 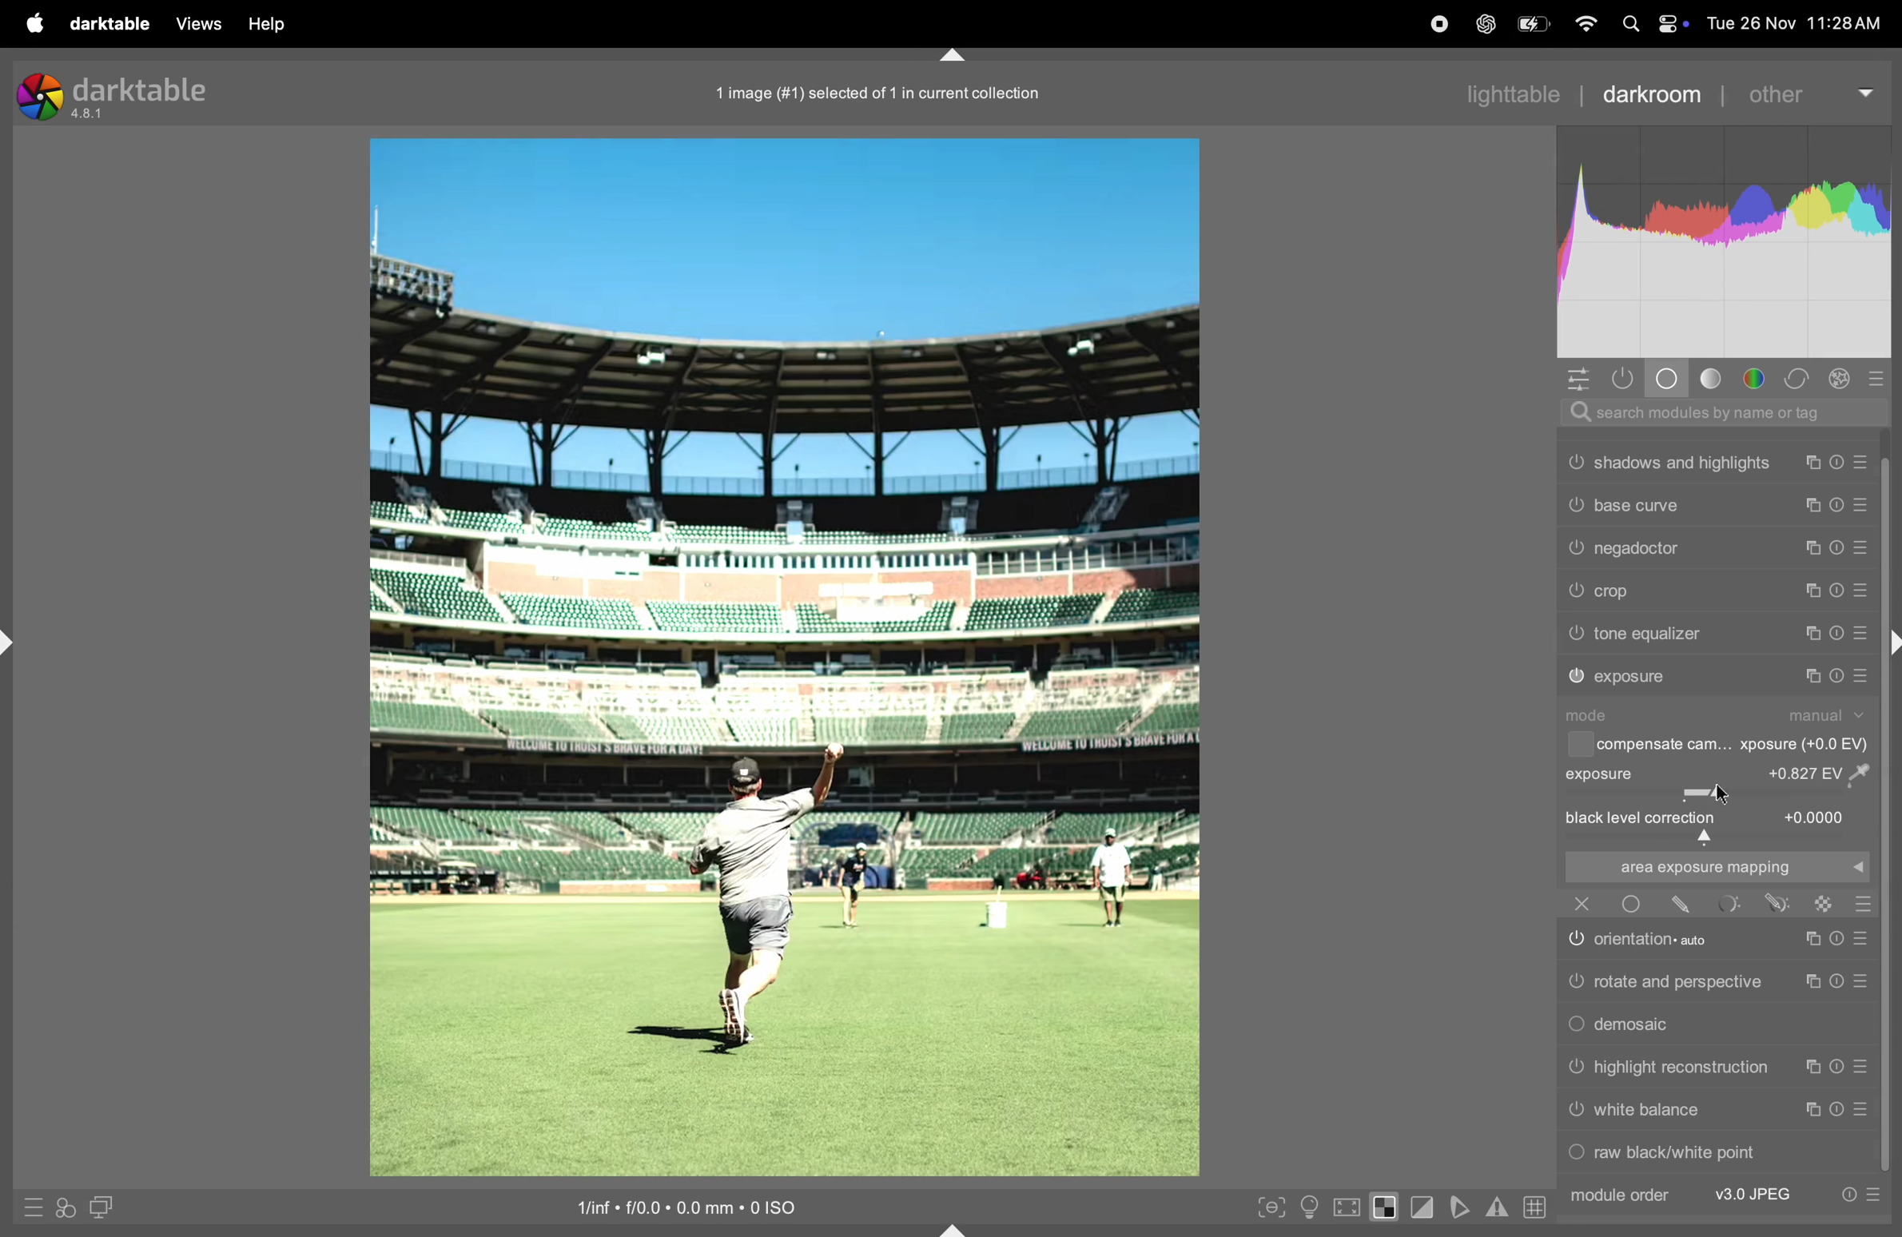 I want to click on Preset, so click(x=1865, y=904).